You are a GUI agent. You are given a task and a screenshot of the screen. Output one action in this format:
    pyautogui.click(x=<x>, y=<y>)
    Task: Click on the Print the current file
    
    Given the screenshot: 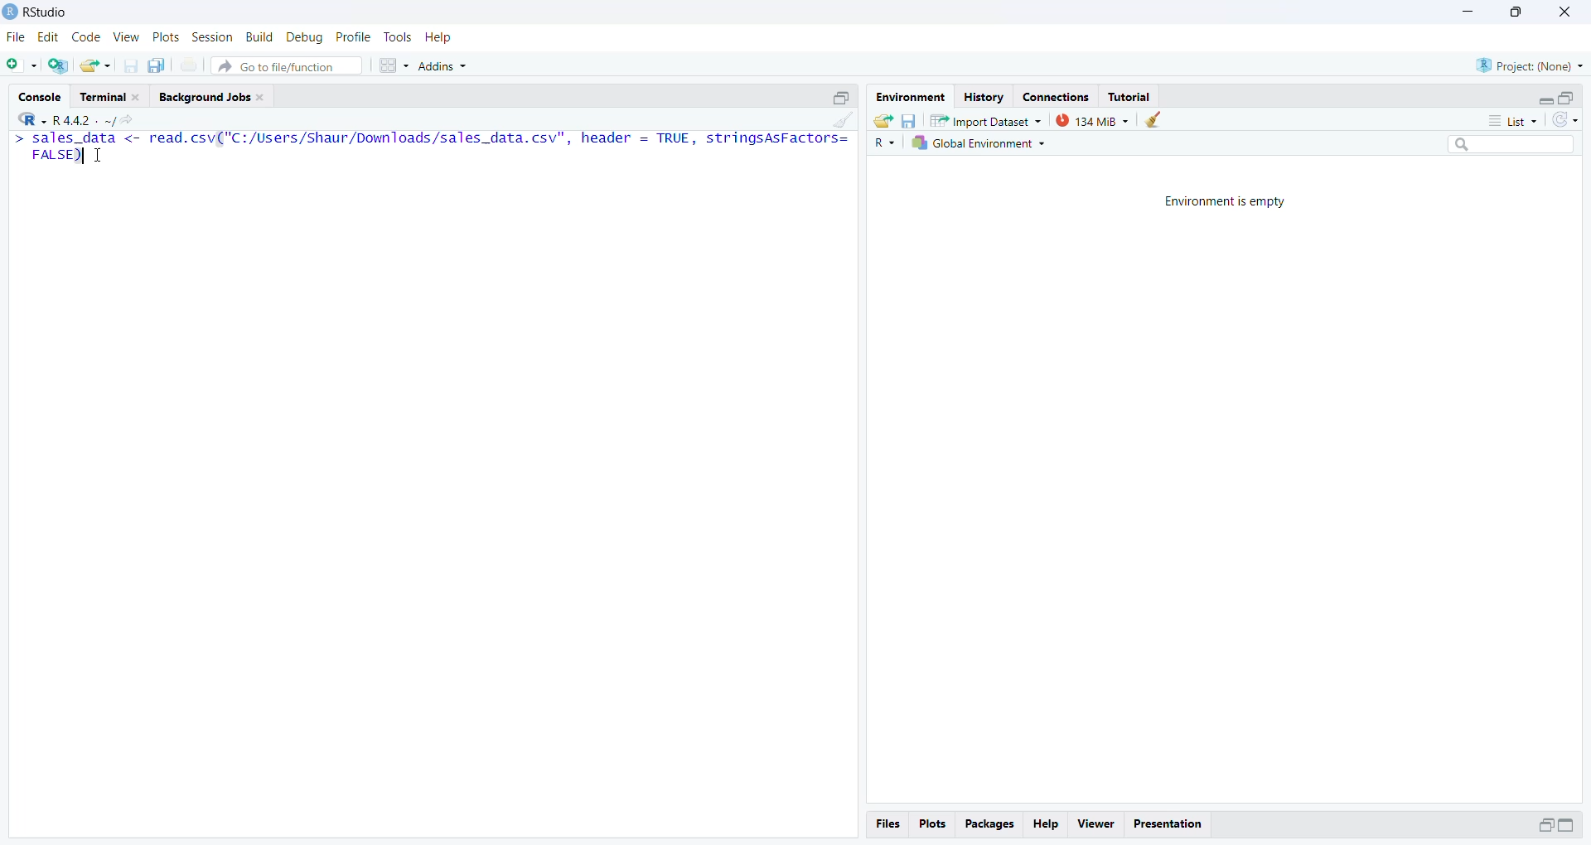 What is the action you would take?
    pyautogui.click(x=187, y=67)
    